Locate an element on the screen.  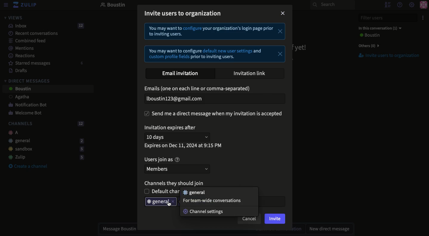
Sandbox is located at coordinates (44, 149).